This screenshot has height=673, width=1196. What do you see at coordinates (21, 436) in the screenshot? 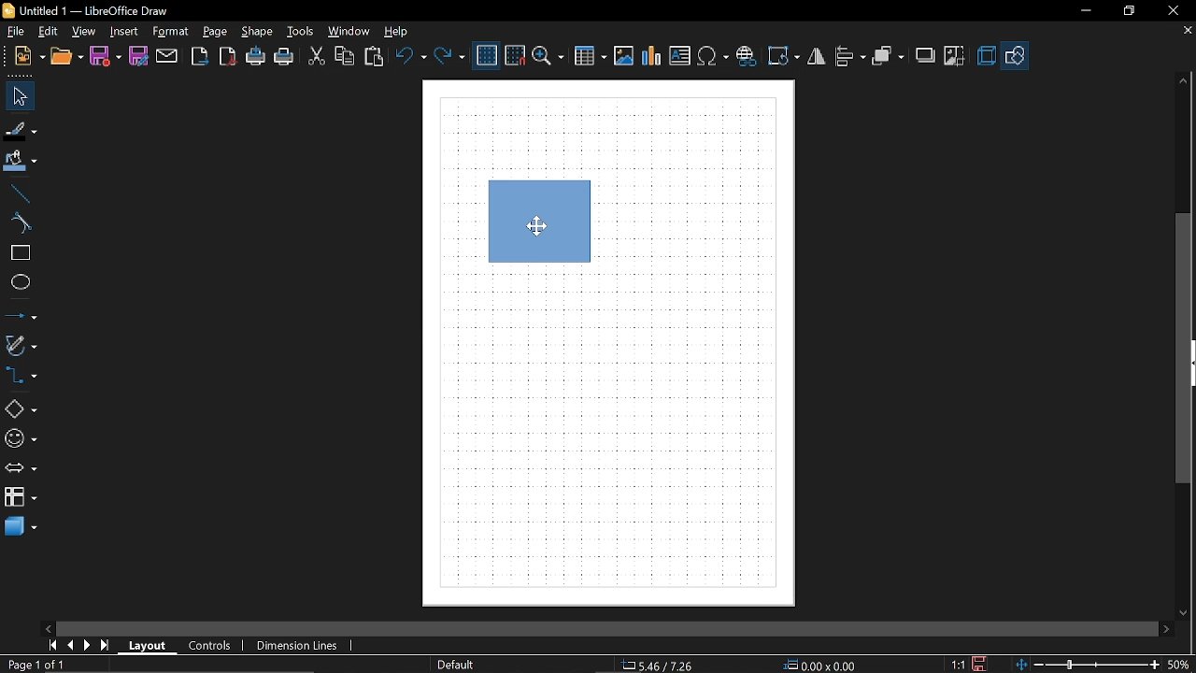
I see `Symbol shapes` at bounding box center [21, 436].